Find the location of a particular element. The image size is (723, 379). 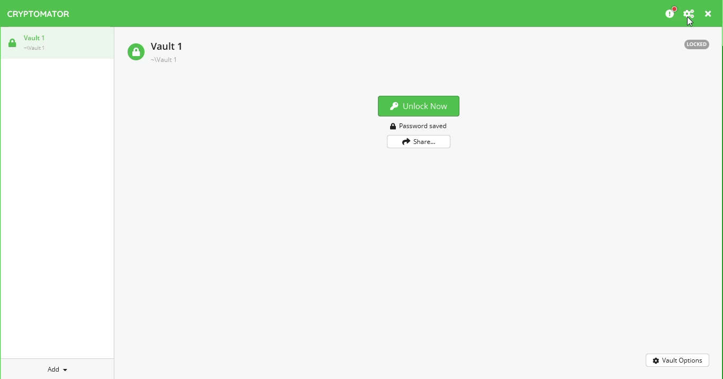

cursor is located at coordinates (689, 22).